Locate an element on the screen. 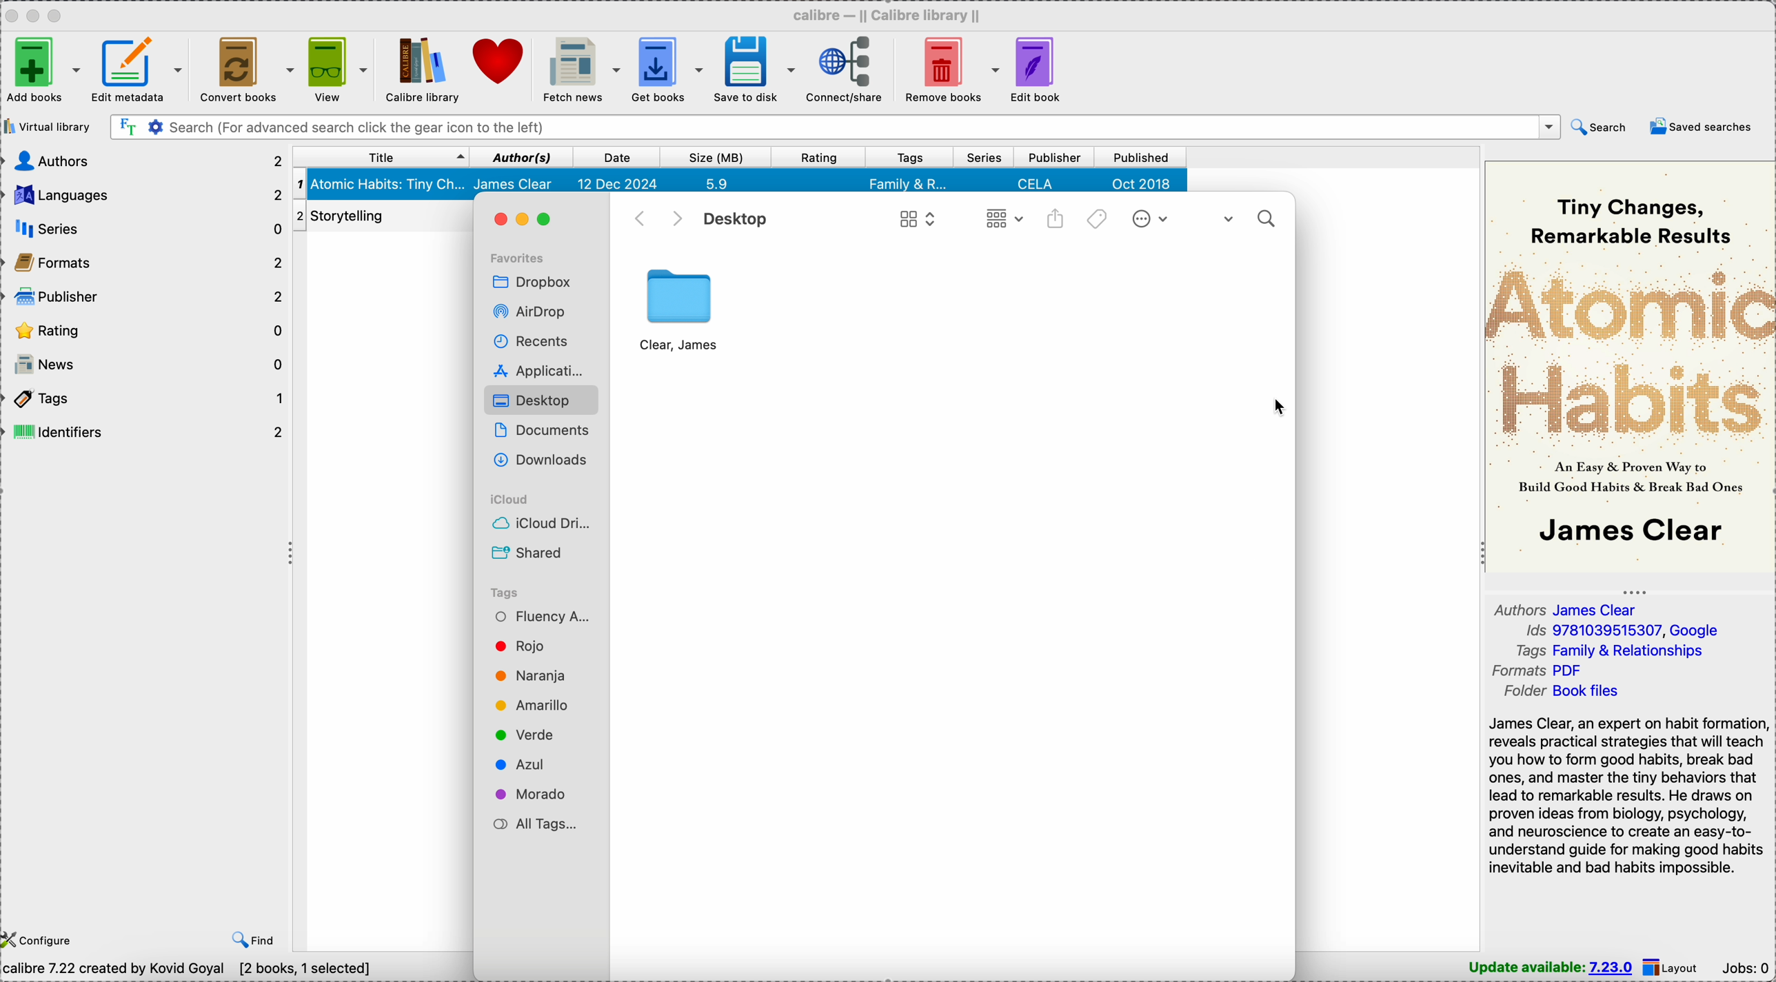 The height and width of the screenshot is (982, 1776). Dropbox is located at coordinates (529, 281).